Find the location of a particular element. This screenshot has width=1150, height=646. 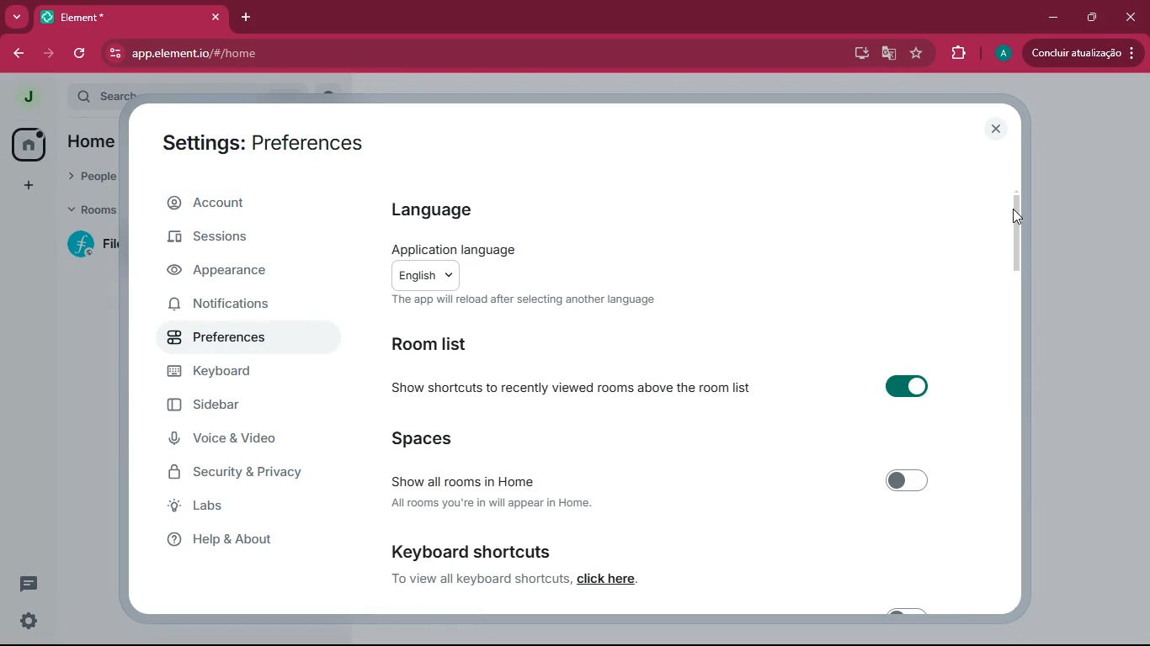

cursor is located at coordinates (1024, 216).